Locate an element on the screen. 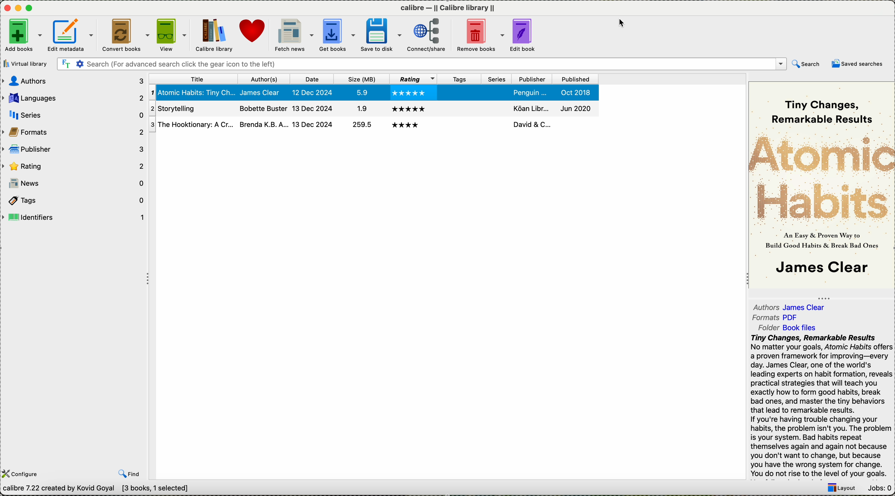 The image size is (895, 496). size is located at coordinates (362, 79).